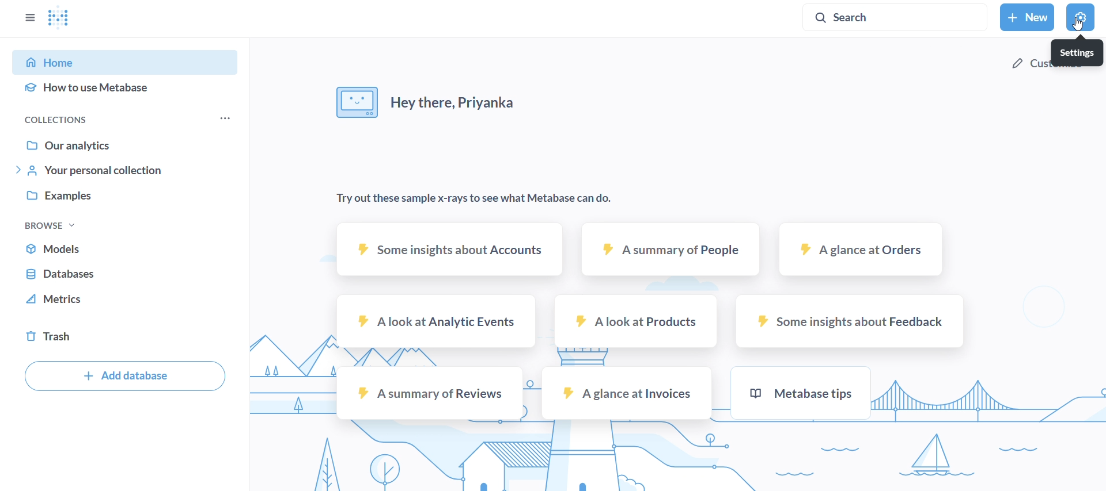 The width and height of the screenshot is (1106, 491). Describe the element at coordinates (60, 18) in the screenshot. I see `logo` at that location.